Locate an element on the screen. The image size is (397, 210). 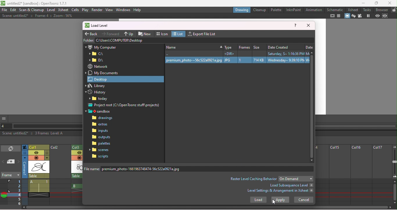
Folder is located at coordinates (88, 40).